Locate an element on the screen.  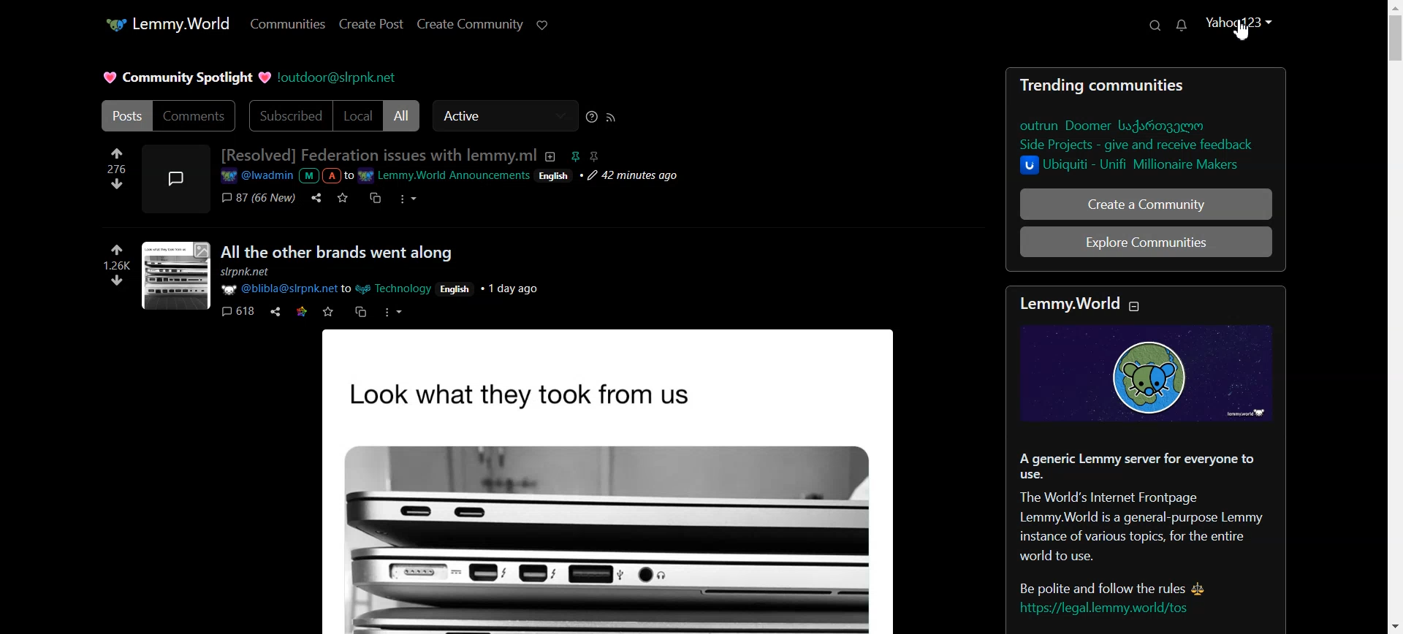
More is located at coordinates (408, 198).